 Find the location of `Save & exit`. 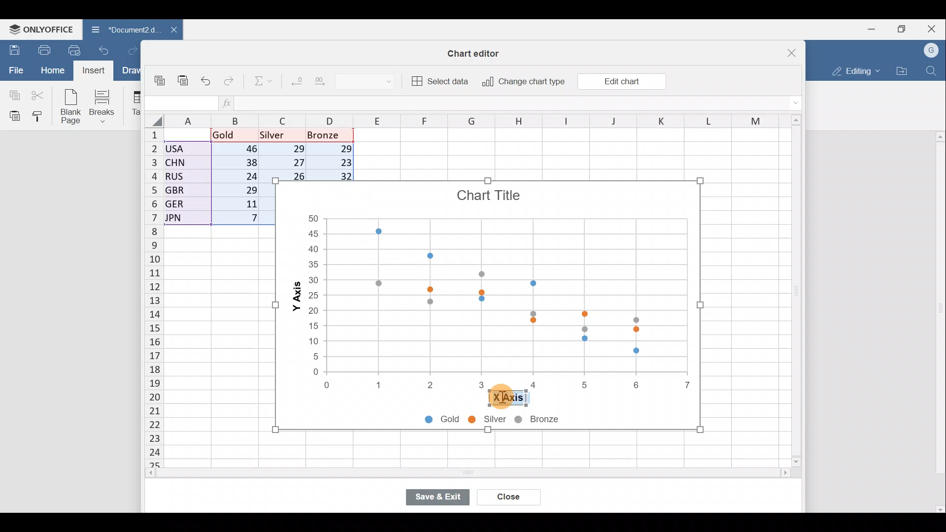

Save & exit is located at coordinates (441, 495).